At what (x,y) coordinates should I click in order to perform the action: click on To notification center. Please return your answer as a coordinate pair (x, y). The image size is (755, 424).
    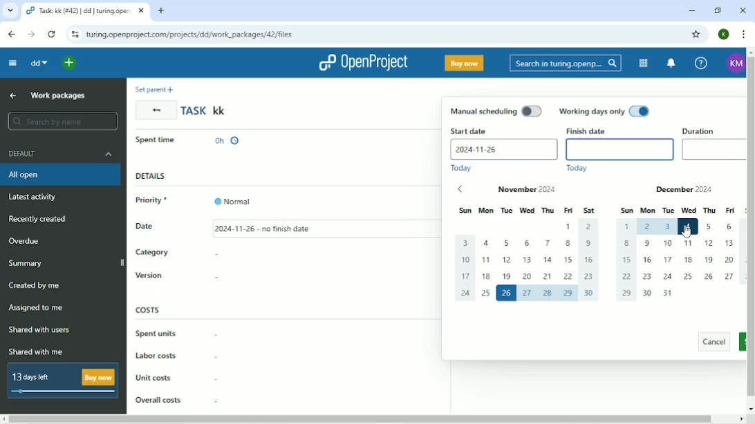
    Looking at the image, I should click on (671, 64).